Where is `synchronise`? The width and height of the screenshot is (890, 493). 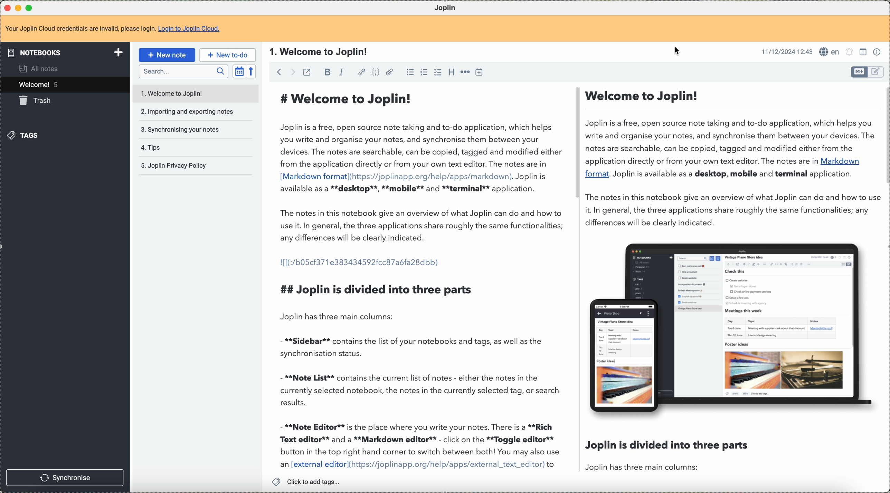
synchronise is located at coordinates (65, 477).